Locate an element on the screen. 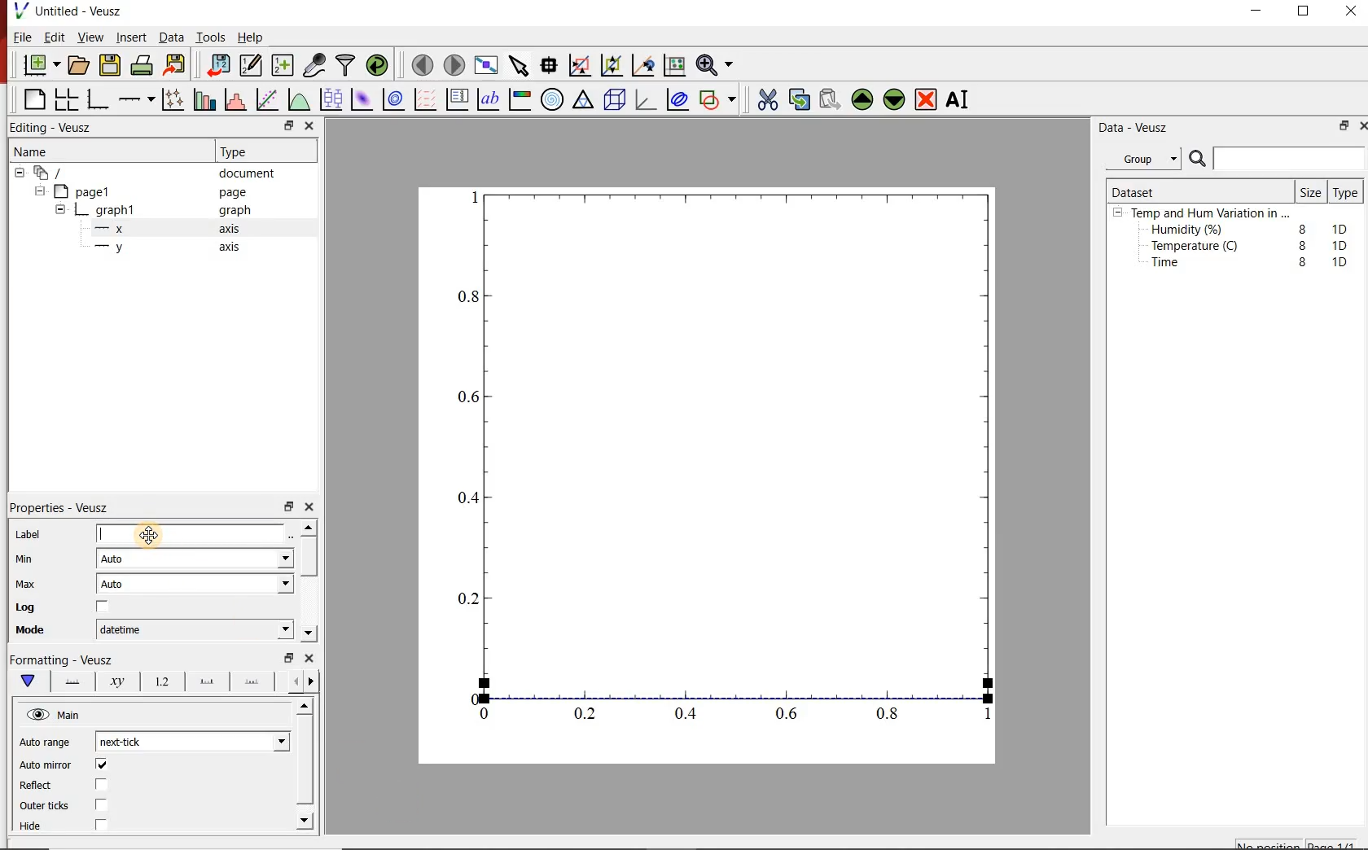 This screenshot has height=850, width=1368. base graph is located at coordinates (99, 97).